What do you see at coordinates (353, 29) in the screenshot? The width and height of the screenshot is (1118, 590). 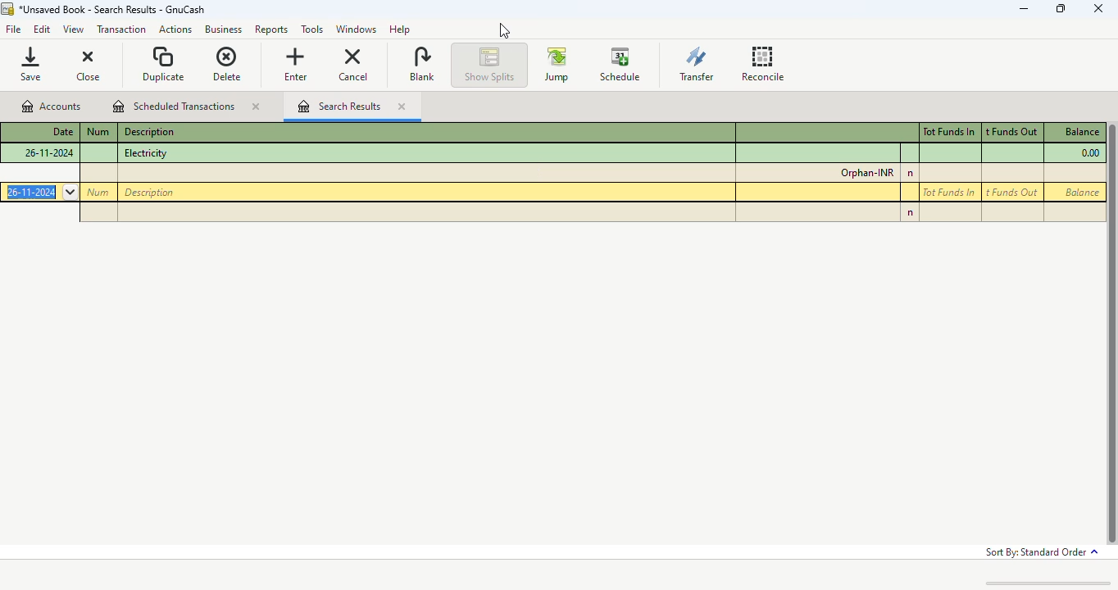 I see `windows` at bounding box center [353, 29].